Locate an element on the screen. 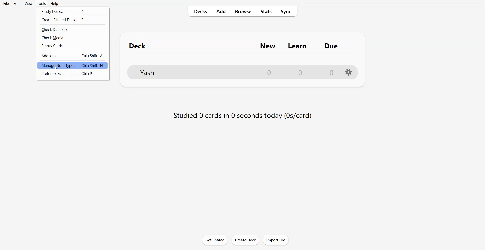 The height and width of the screenshot is (250, 485). Stats is located at coordinates (265, 11).